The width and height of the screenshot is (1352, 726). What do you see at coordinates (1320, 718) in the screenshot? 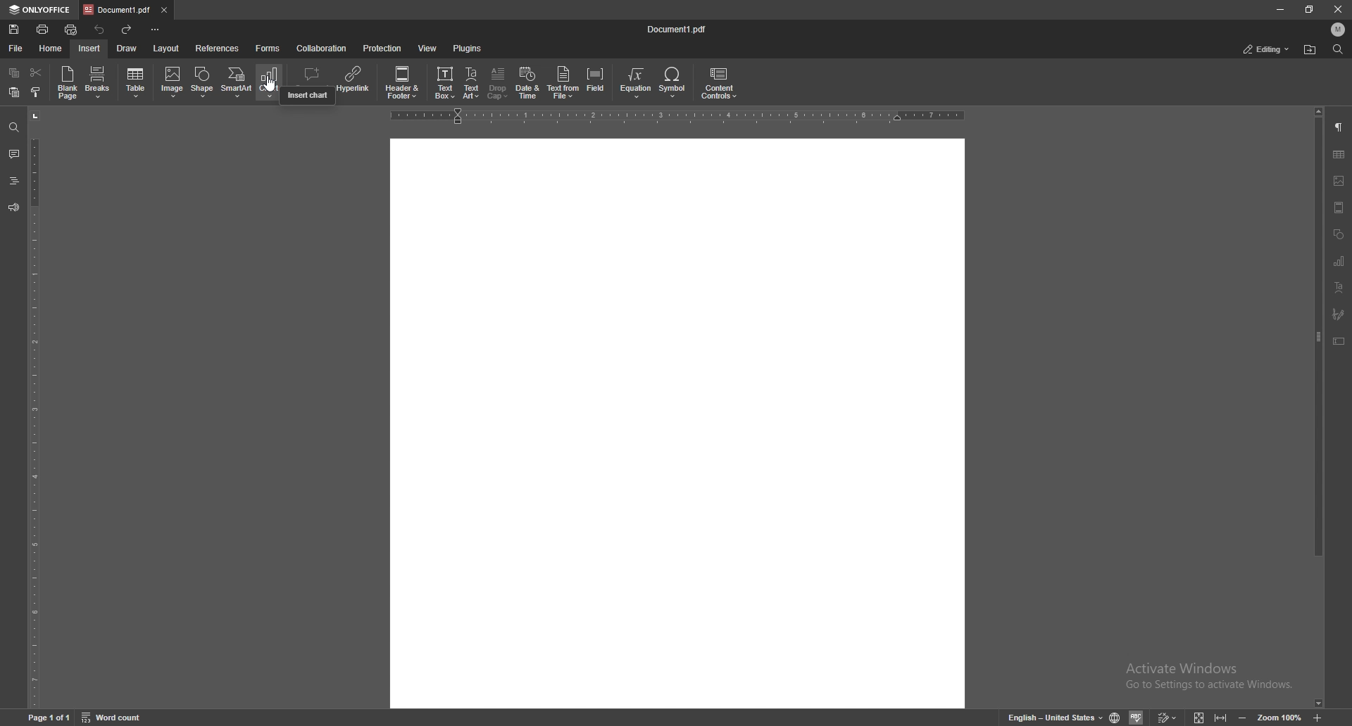
I see `zoom in` at bounding box center [1320, 718].